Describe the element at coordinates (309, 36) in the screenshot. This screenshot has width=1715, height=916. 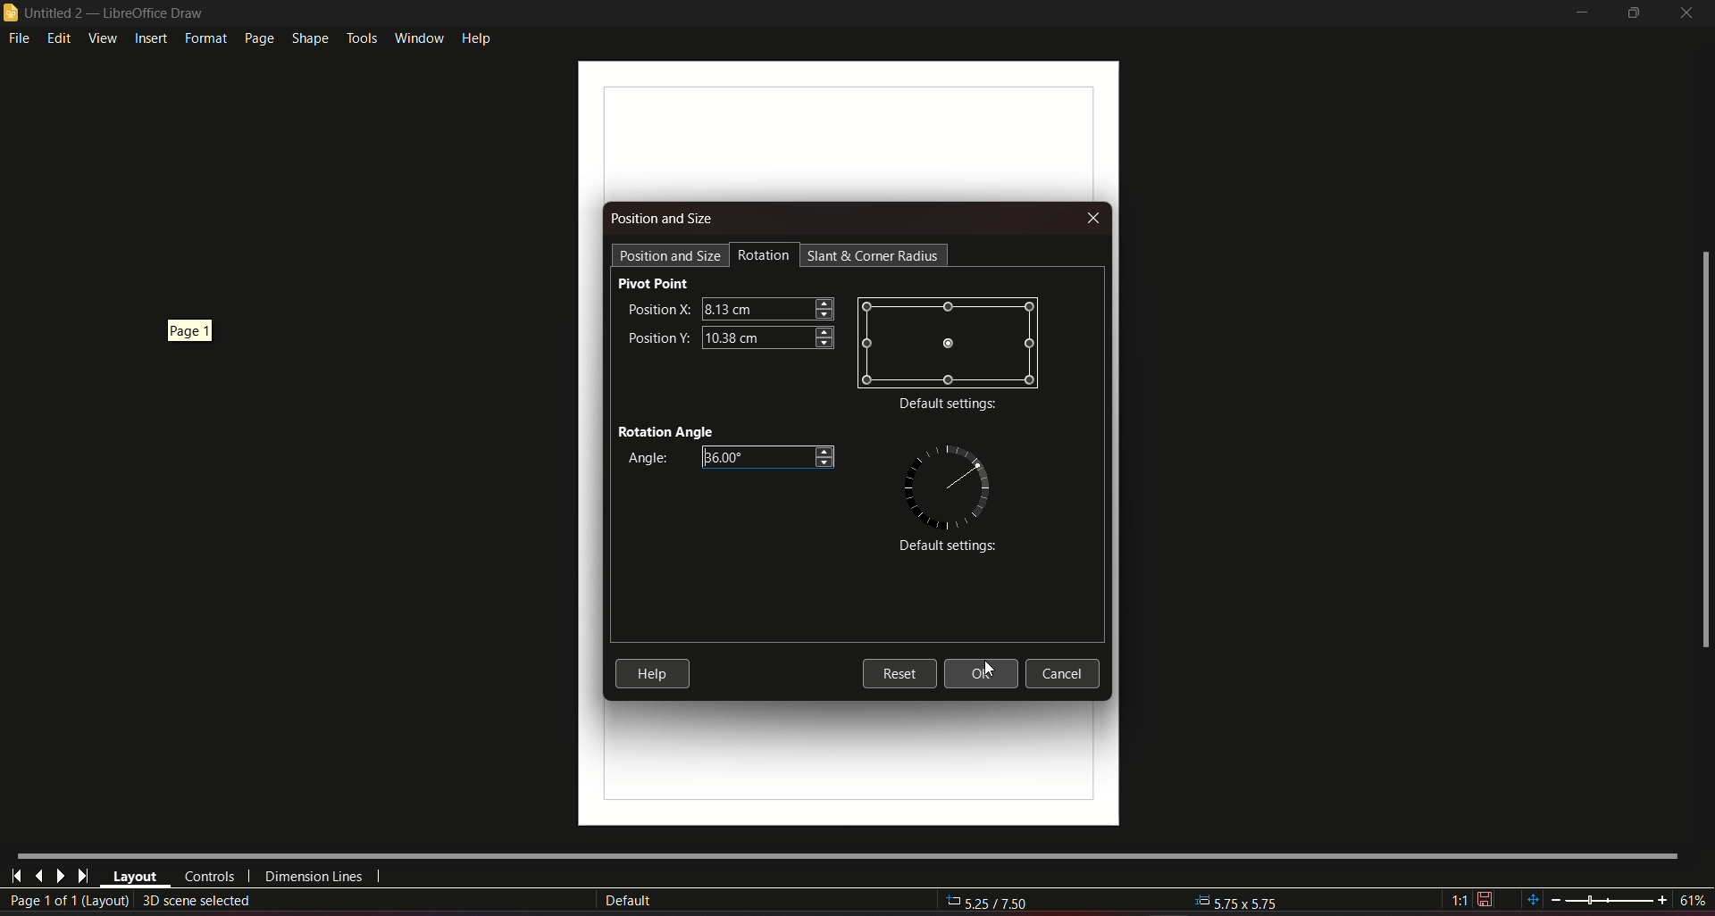
I see `shape` at that location.